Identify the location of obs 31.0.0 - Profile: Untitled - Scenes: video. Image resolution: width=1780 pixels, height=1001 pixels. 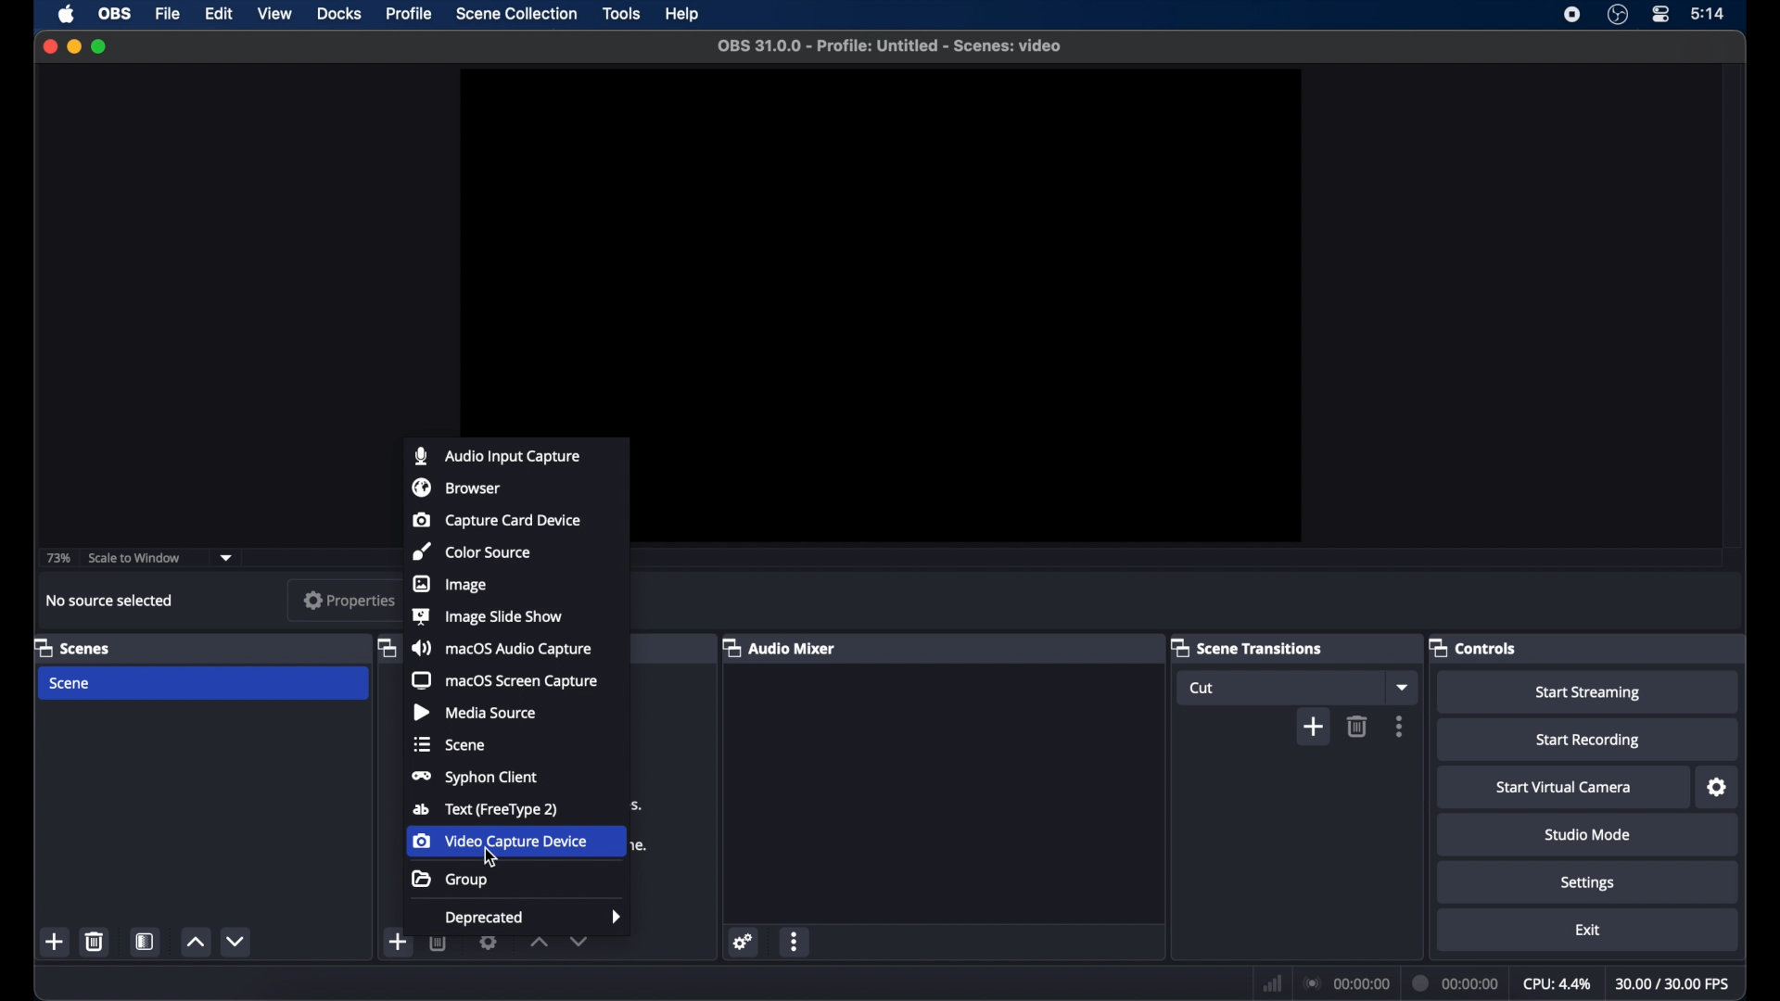
(895, 46).